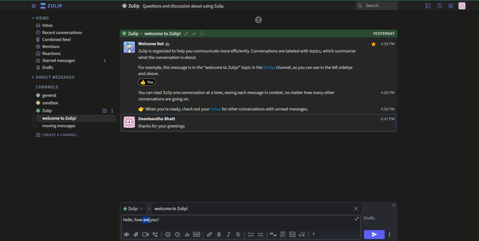 This screenshot has height=241, width=479. Describe the element at coordinates (293, 234) in the screenshot. I see `code` at that location.